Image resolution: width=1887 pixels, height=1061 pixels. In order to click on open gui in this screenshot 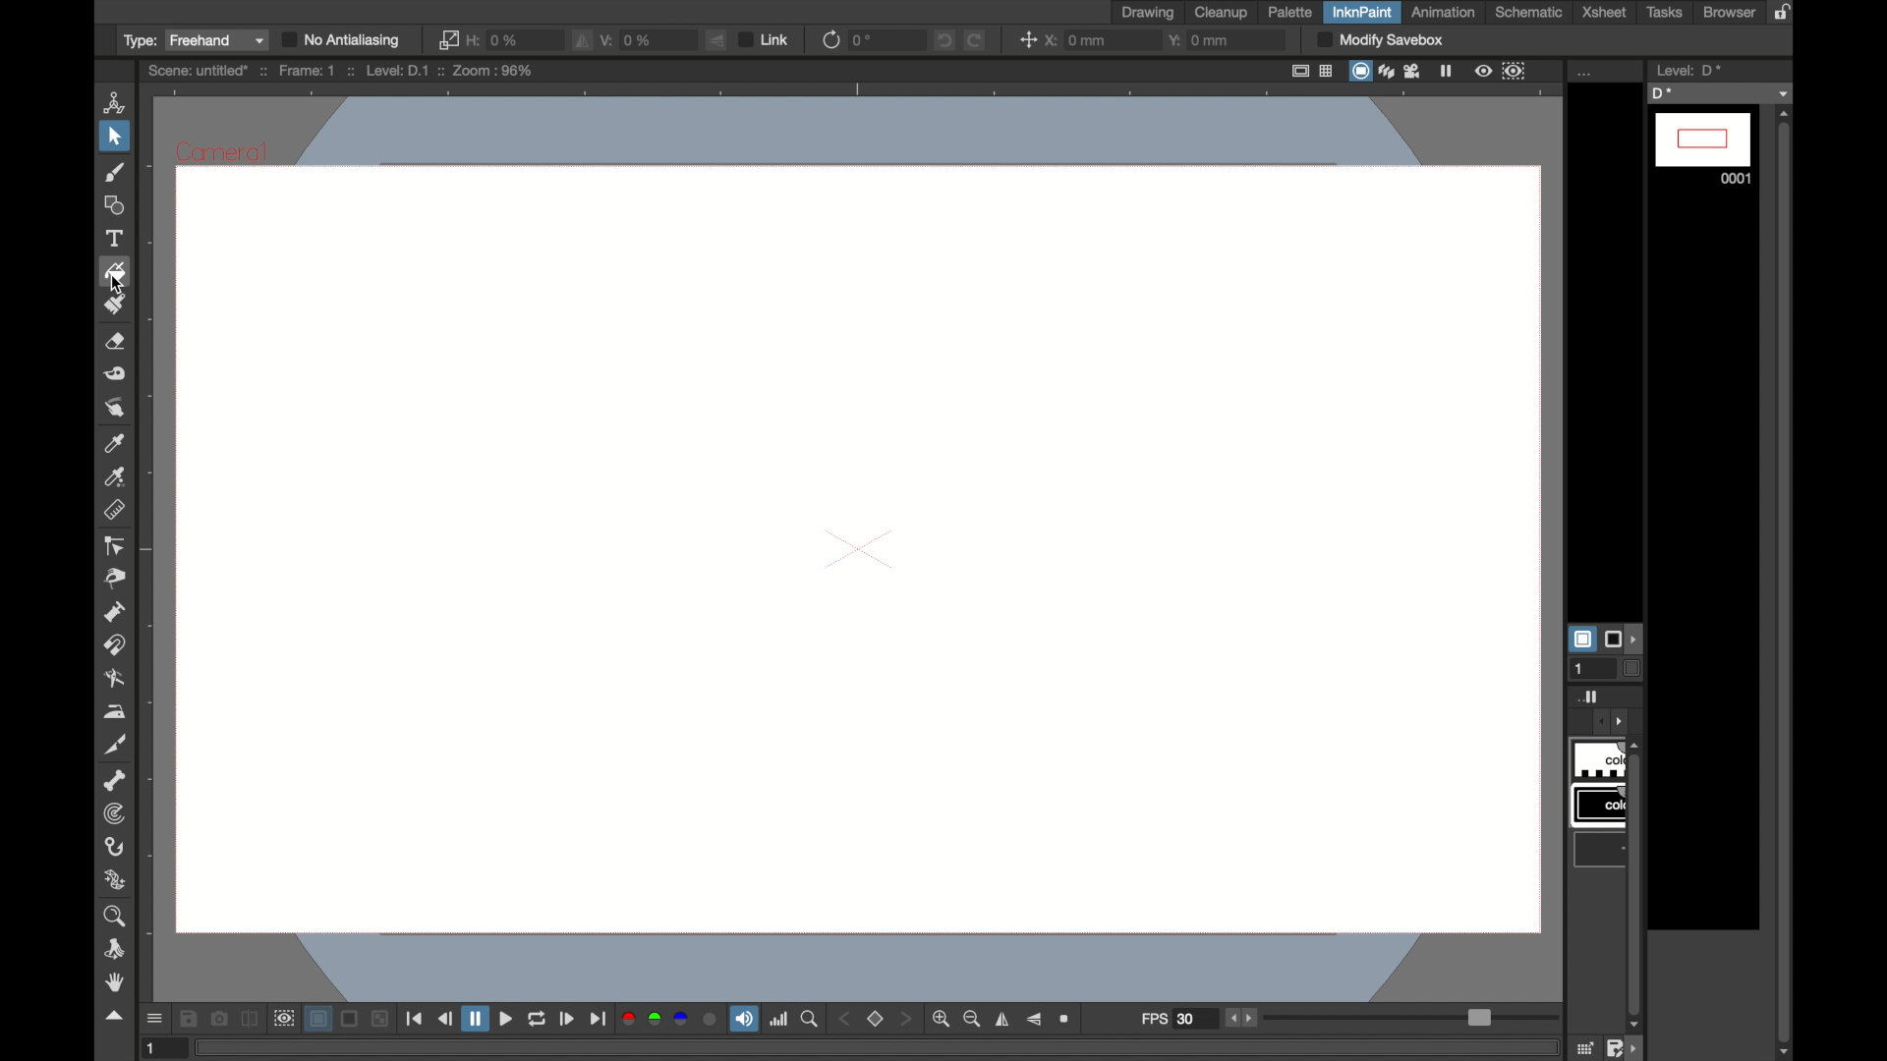, I will do `click(157, 1019)`.